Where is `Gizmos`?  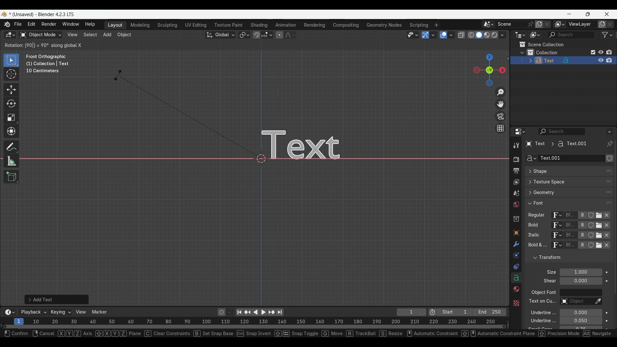
Gizmos is located at coordinates (433, 35).